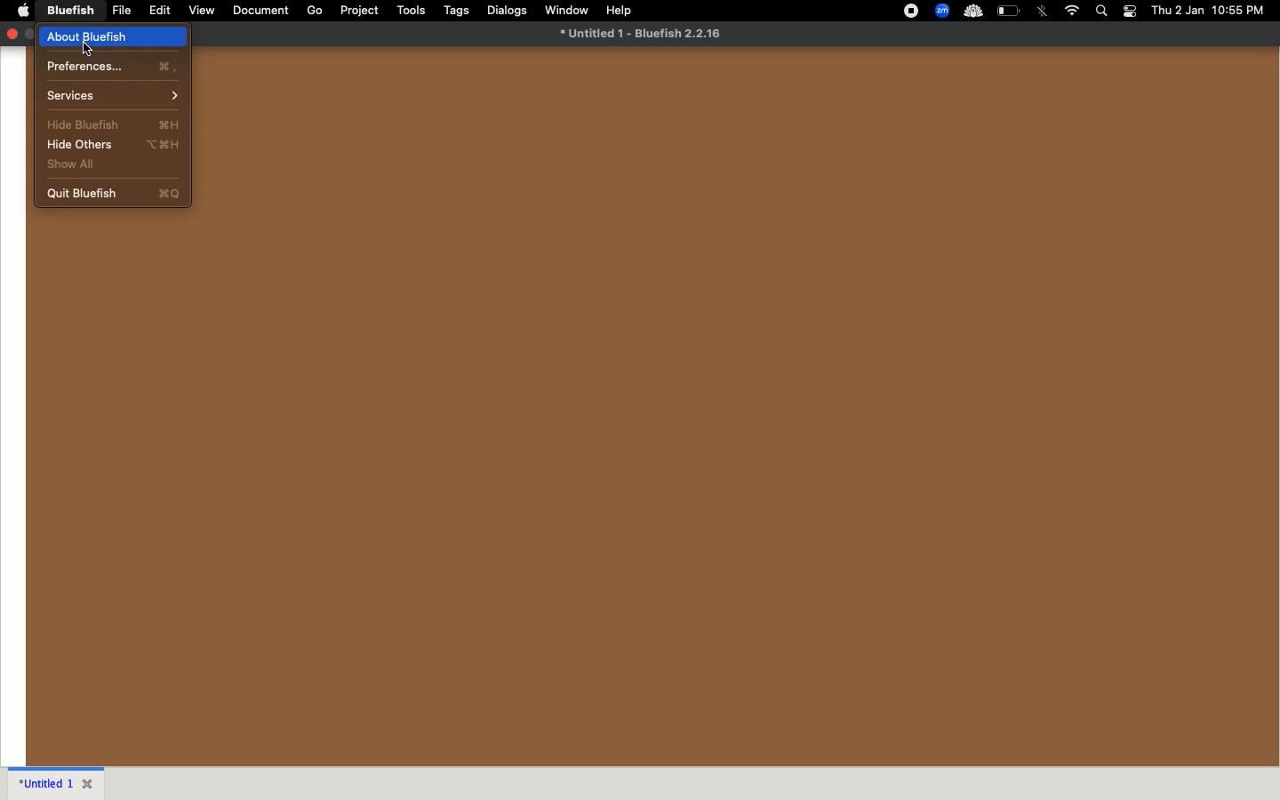 The image size is (1280, 800). Describe the element at coordinates (112, 145) in the screenshot. I see `hide others` at that location.